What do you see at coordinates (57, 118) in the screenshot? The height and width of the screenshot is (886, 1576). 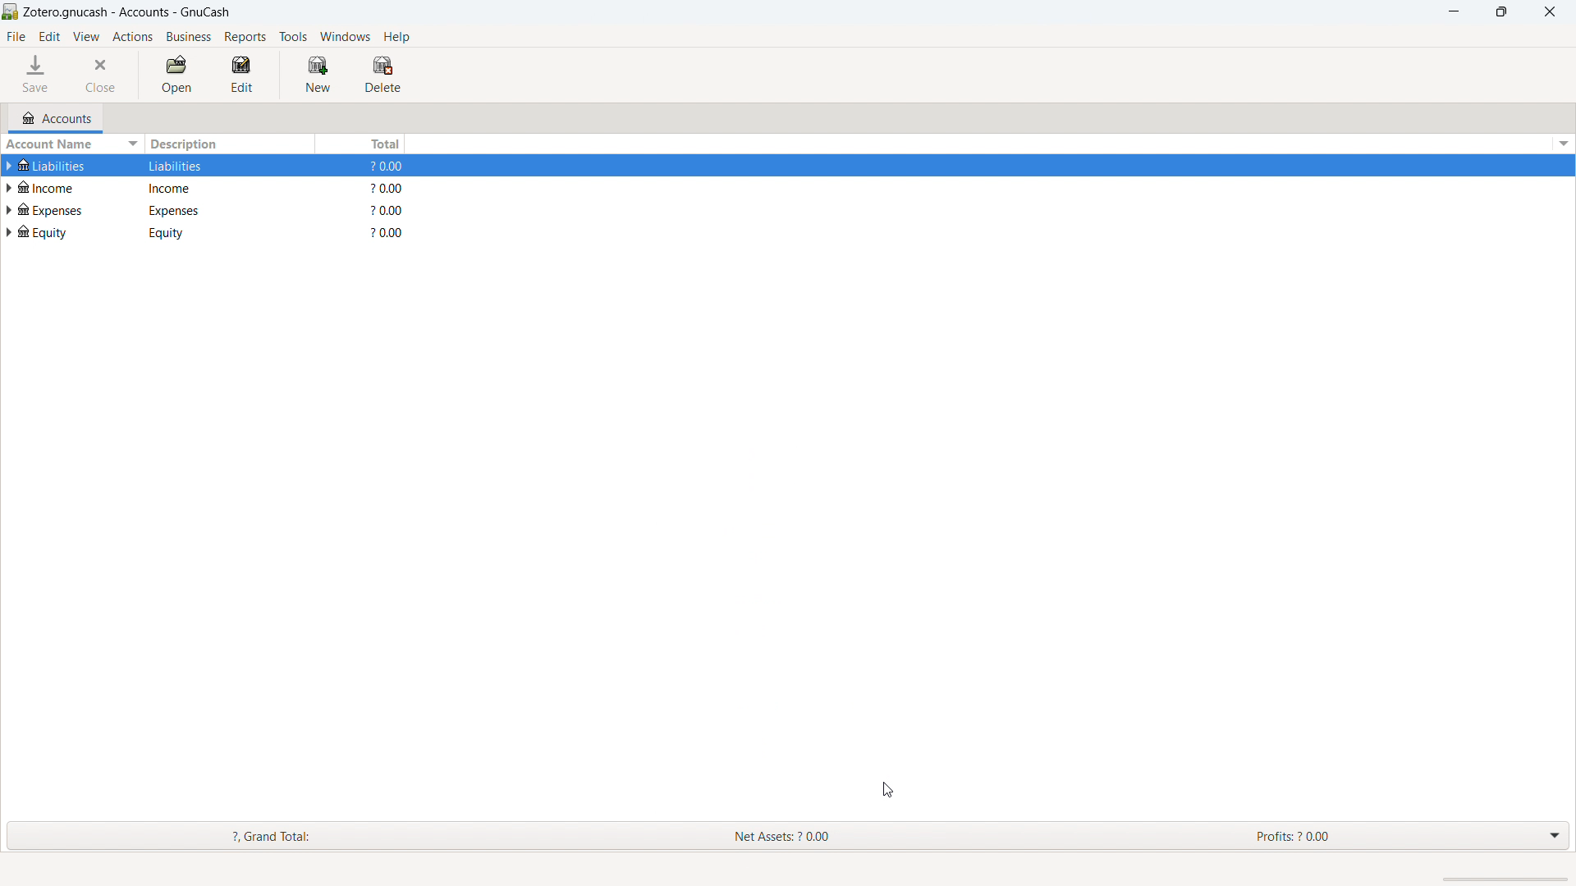 I see `accounts tab` at bounding box center [57, 118].